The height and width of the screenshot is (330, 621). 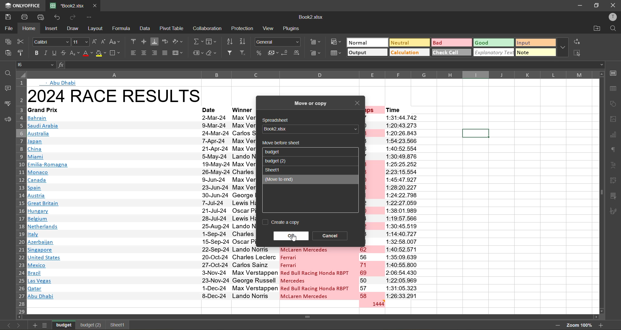 What do you see at coordinates (45, 53) in the screenshot?
I see `italic` at bounding box center [45, 53].